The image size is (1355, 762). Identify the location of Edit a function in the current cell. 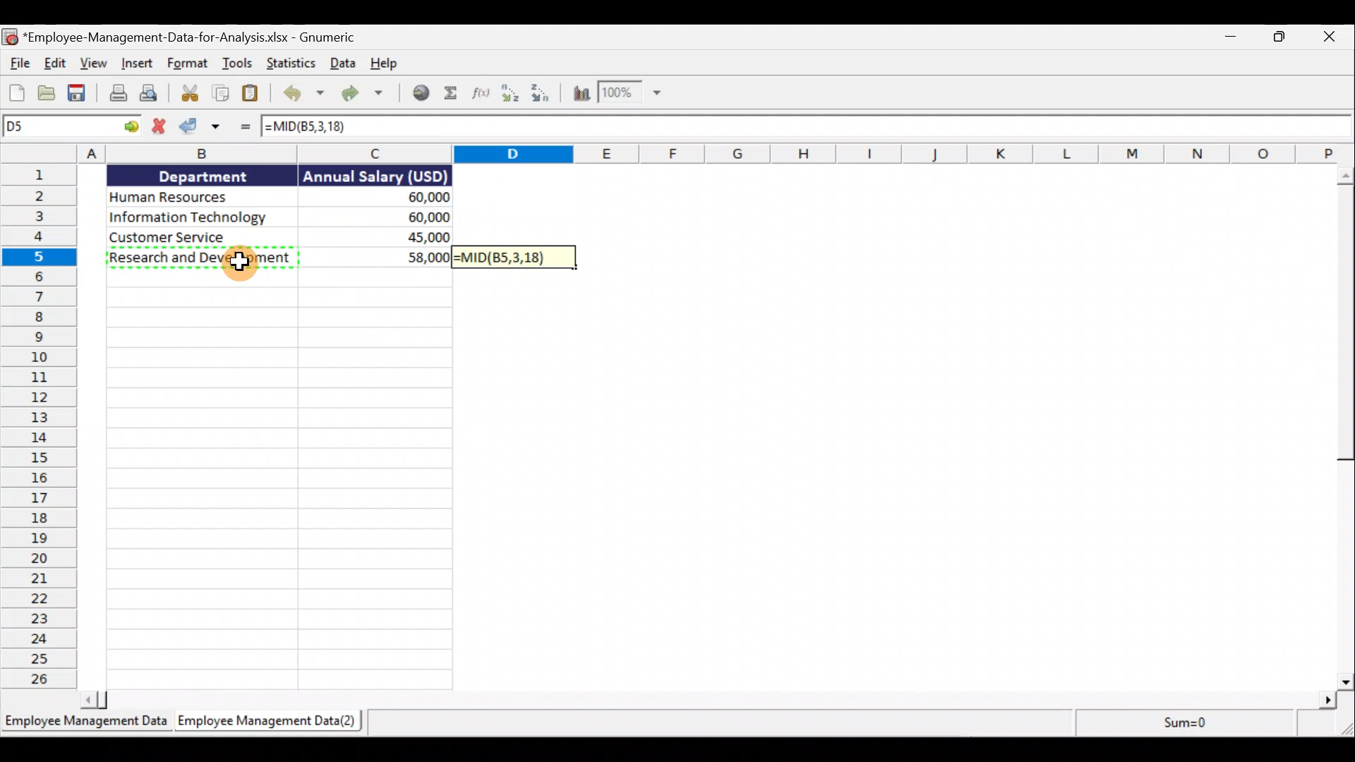
(481, 95).